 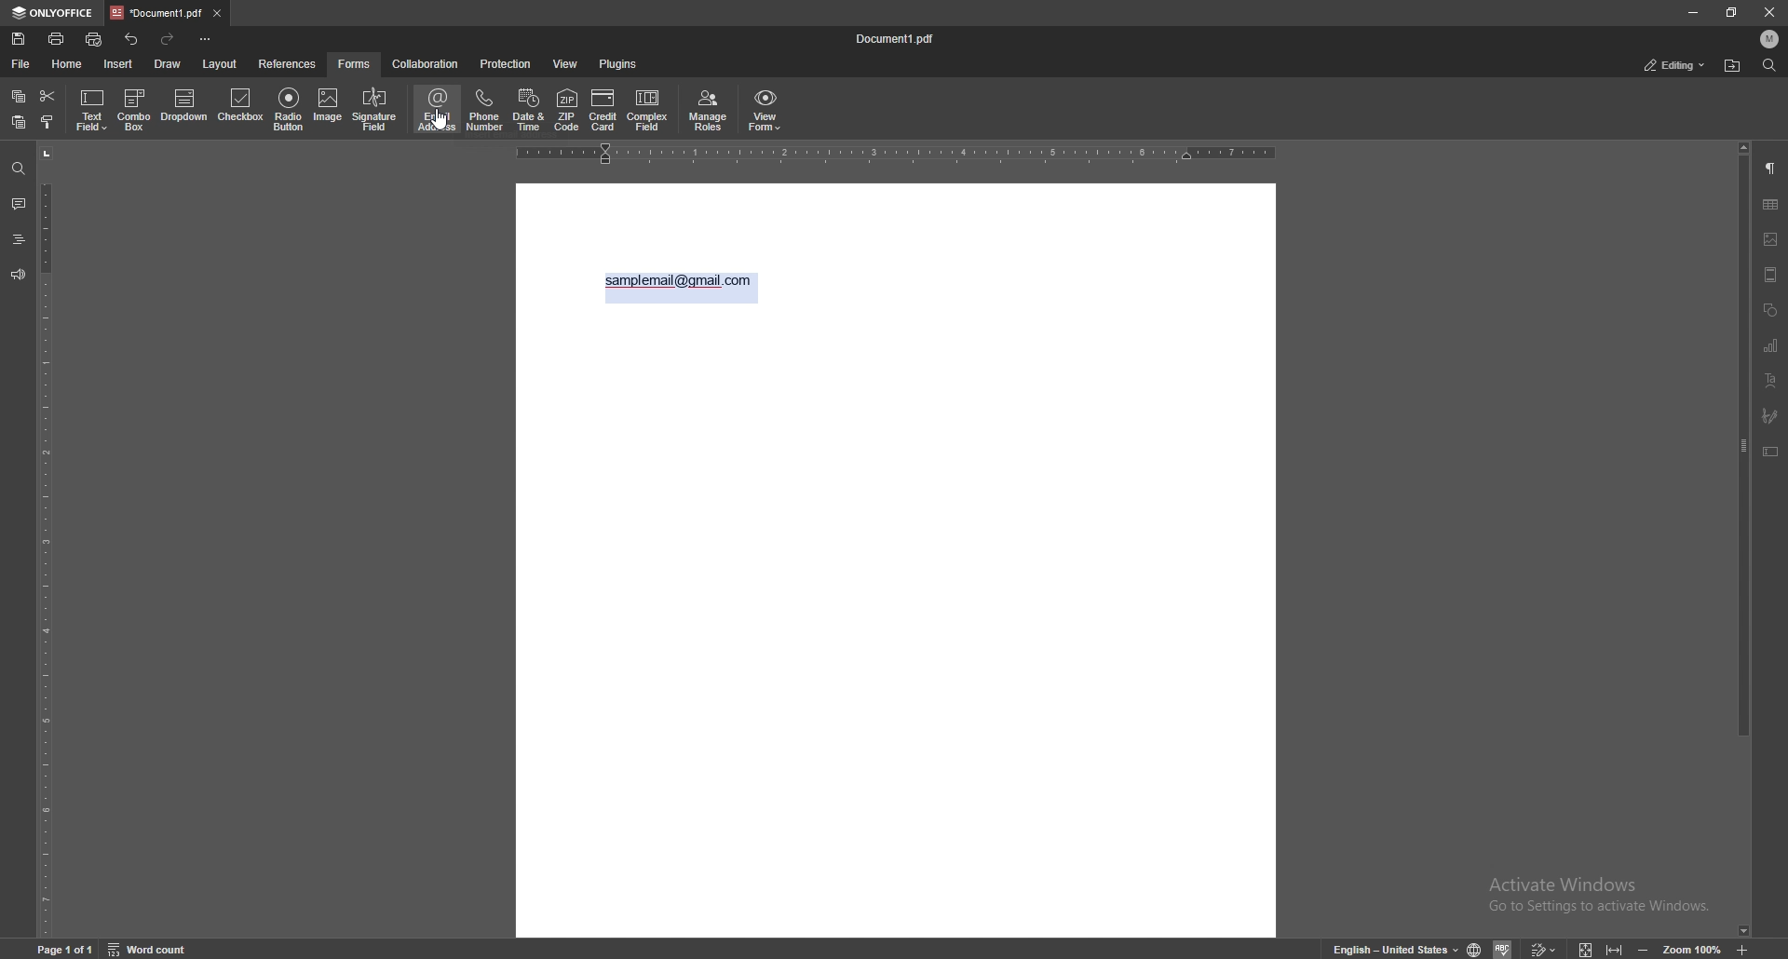 I want to click on combo box, so click(x=137, y=110).